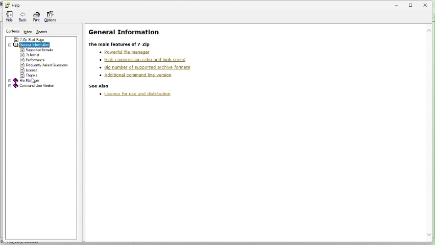  What do you see at coordinates (412, 4) in the screenshot?
I see `Restore` at bounding box center [412, 4].